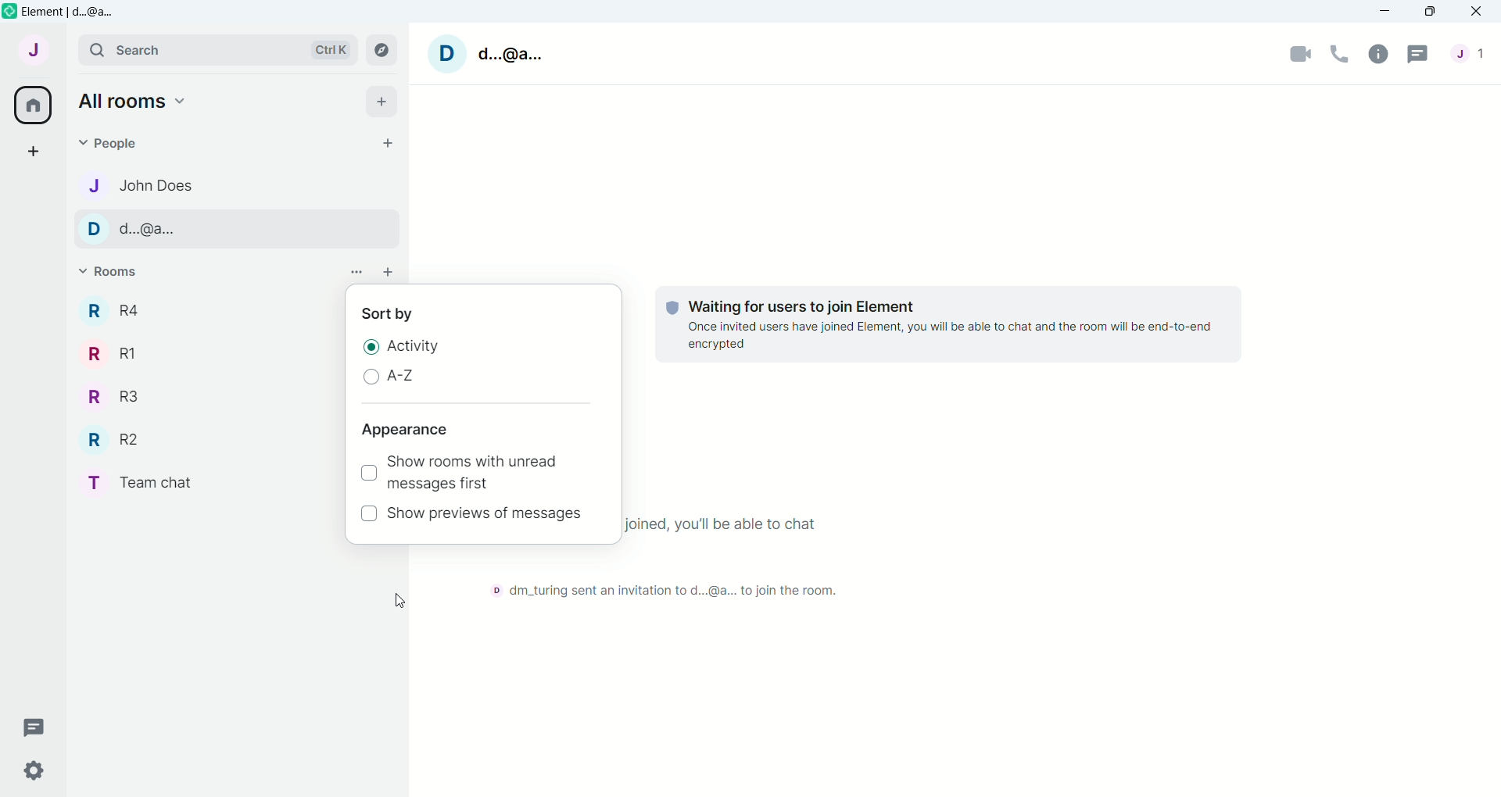 This screenshot has height=797, width=1501. I want to click on User Menu, so click(39, 49).